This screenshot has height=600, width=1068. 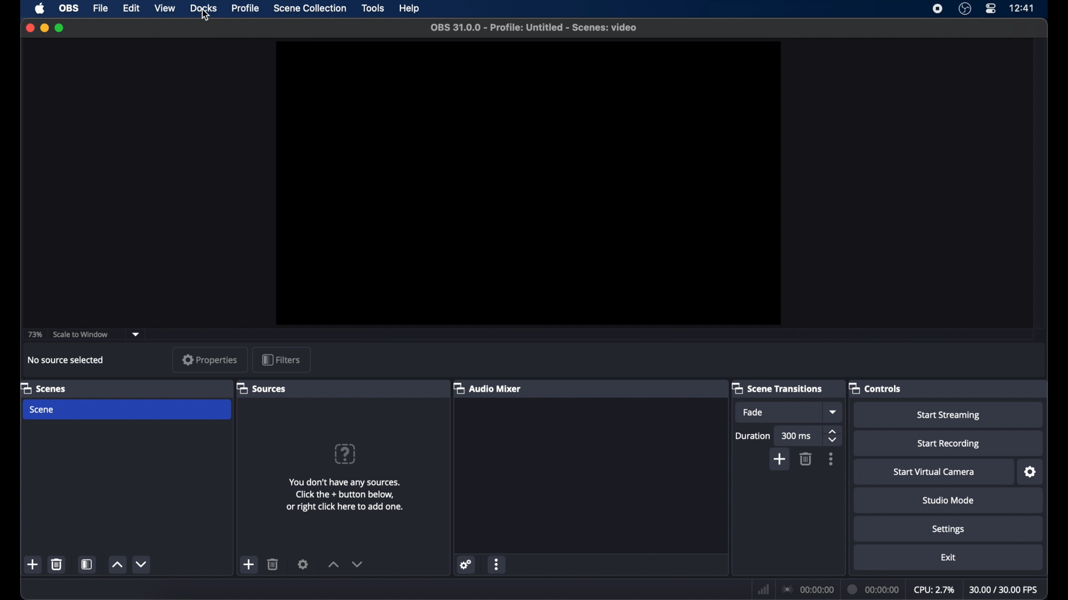 I want to click on file, so click(x=101, y=8).